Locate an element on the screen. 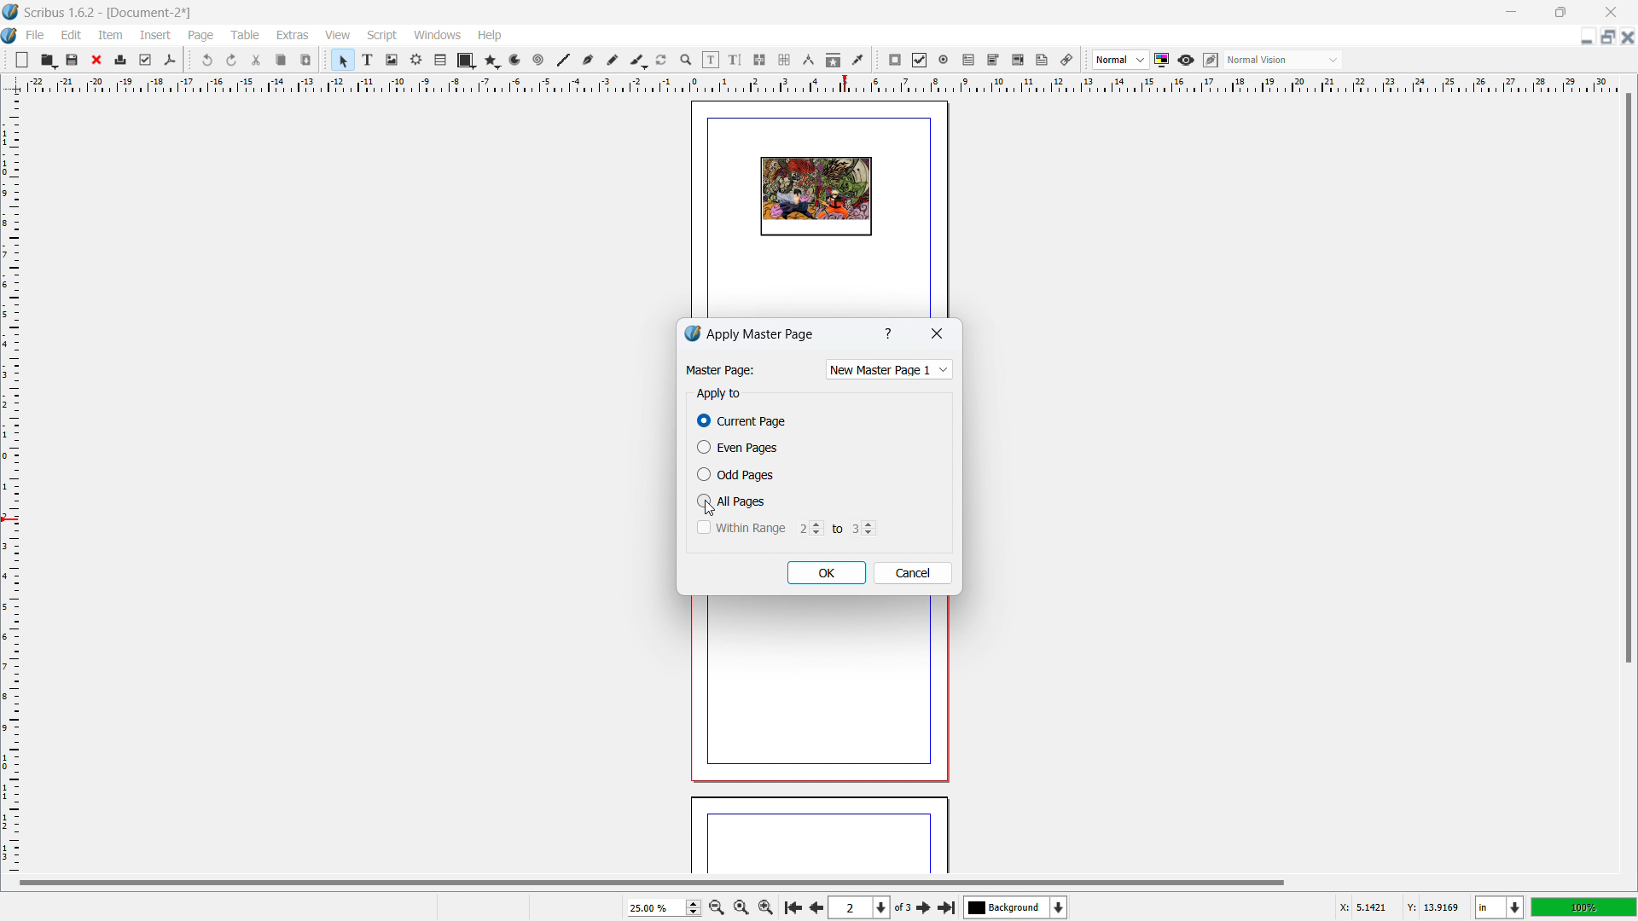 The width and height of the screenshot is (1638, 921). item is located at coordinates (112, 34).